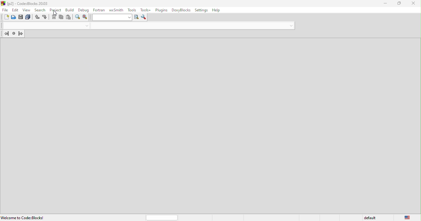 This screenshot has width=421, height=221. What do you see at coordinates (86, 26) in the screenshot?
I see `drop down` at bounding box center [86, 26].